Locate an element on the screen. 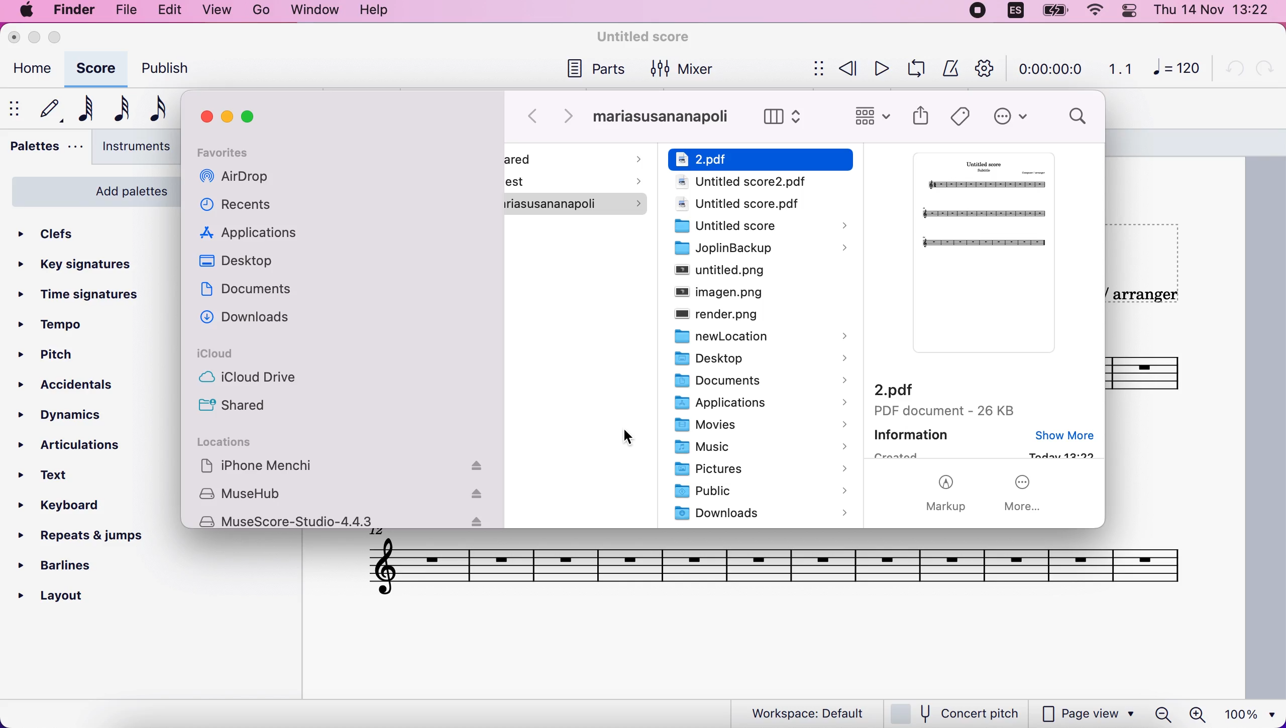 This screenshot has height=728, width=1286. cursor is located at coordinates (631, 440).